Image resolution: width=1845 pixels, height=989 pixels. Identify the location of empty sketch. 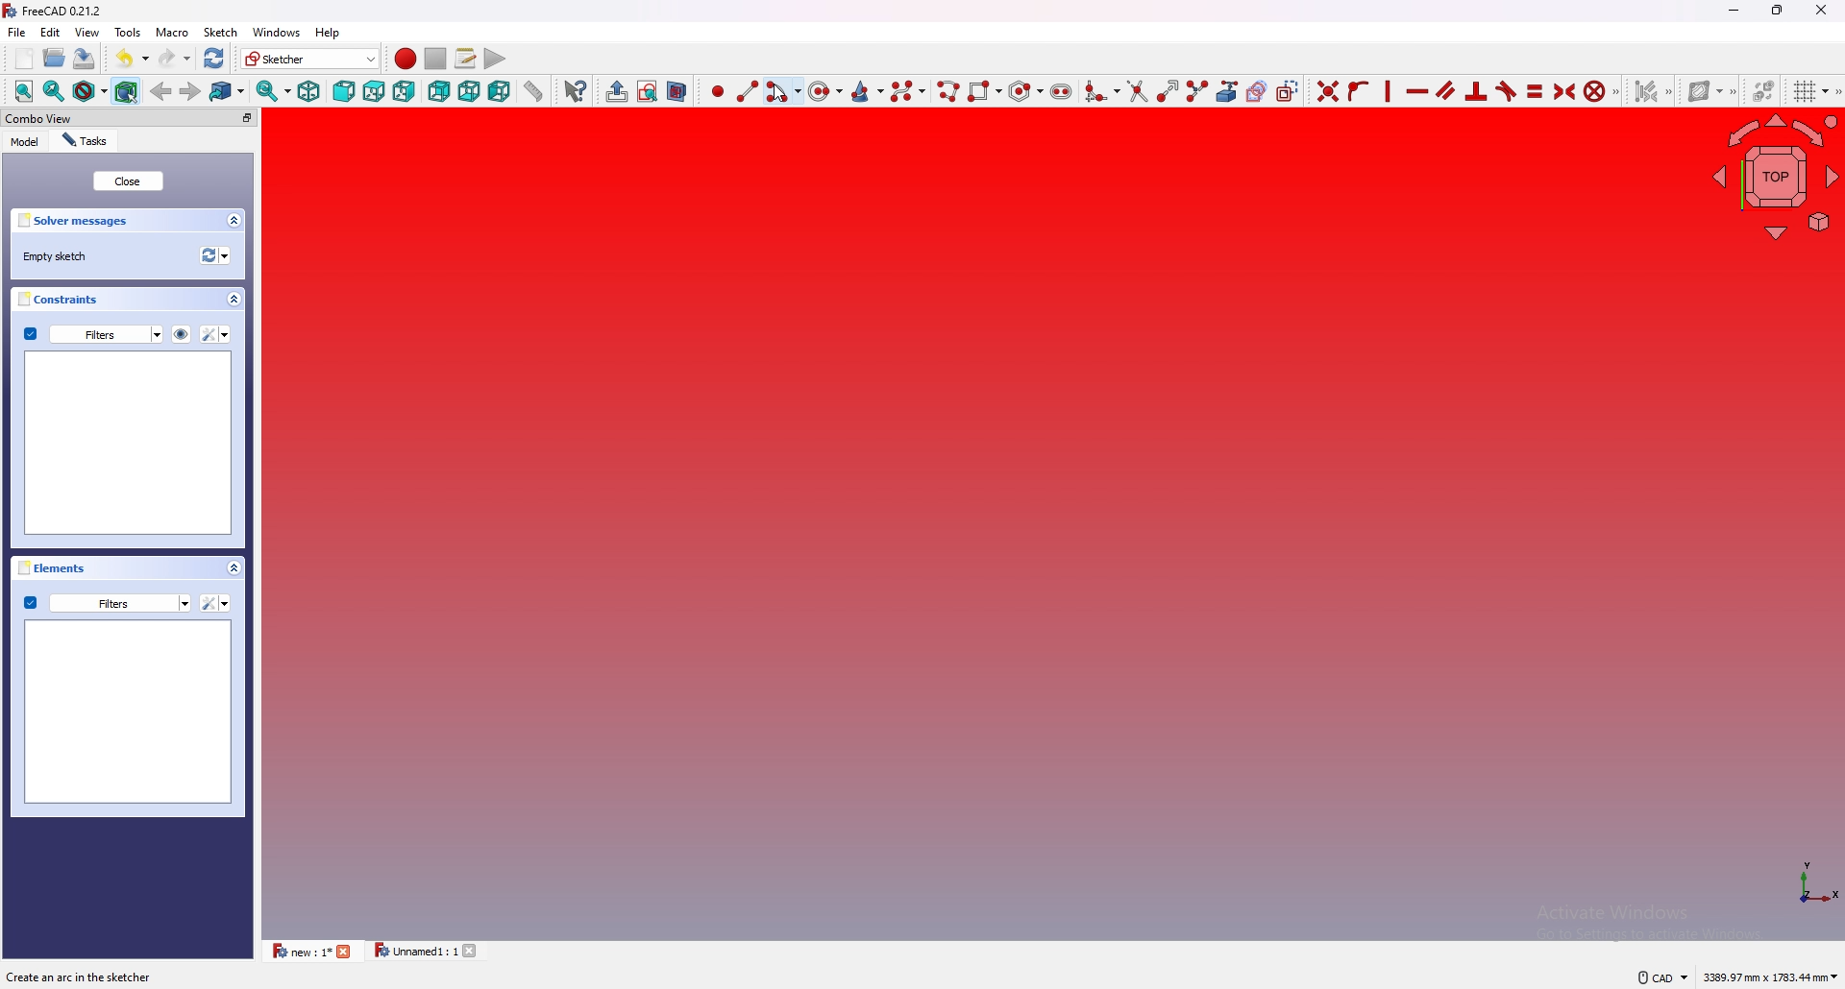
(60, 256).